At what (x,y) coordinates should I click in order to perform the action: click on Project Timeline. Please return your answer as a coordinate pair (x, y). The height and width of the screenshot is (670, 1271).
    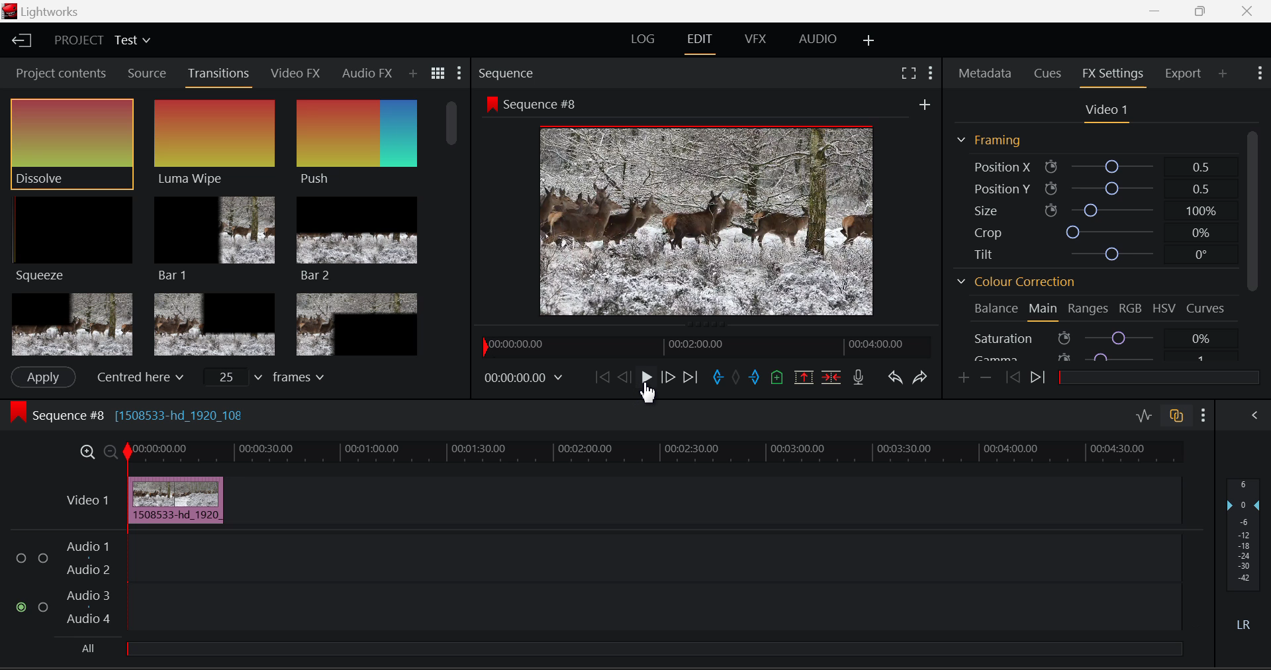
    Looking at the image, I should click on (651, 451).